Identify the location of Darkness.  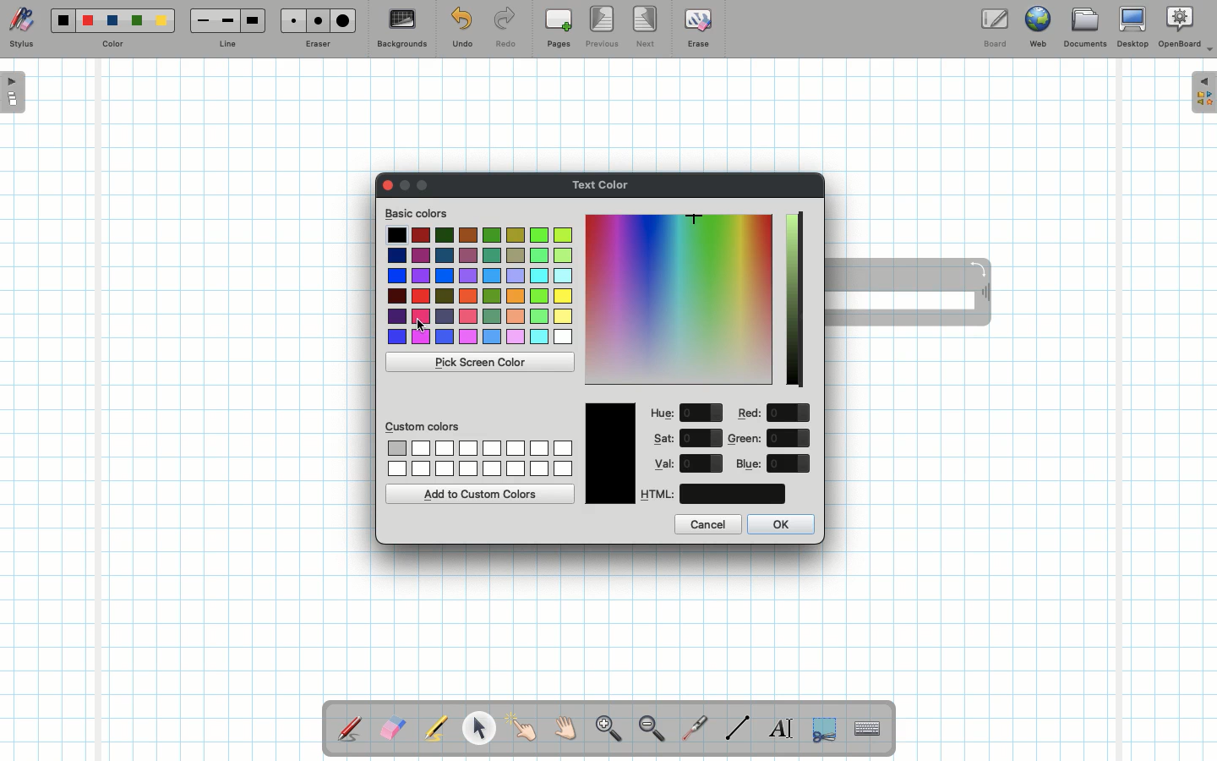
(799, 301).